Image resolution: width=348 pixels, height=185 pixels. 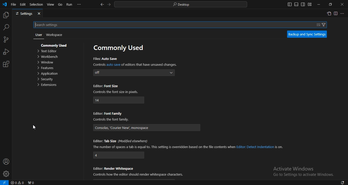 I want to click on editor : font family, so click(x=112, y=119).